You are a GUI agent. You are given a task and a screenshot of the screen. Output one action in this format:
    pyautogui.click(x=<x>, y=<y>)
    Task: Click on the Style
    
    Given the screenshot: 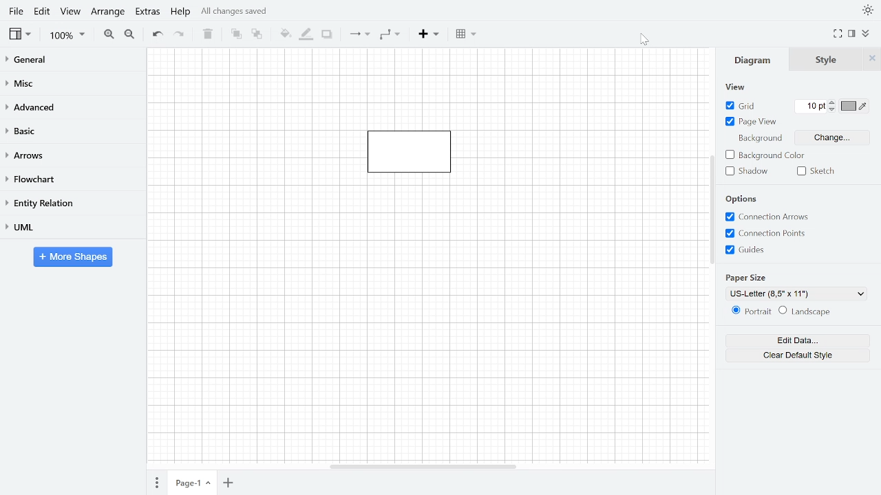 What is the action you would take?
    pyautogui.click(x=825, y=59)
    